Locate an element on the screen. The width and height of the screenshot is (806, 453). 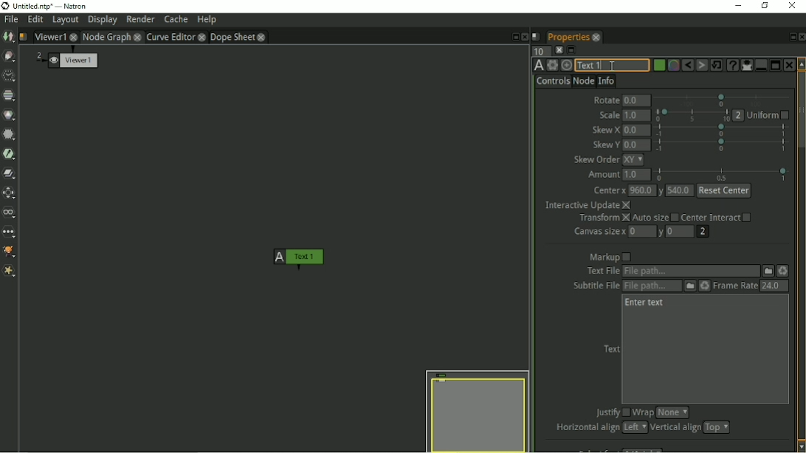
1.0 is located at coordinates (638, 175).